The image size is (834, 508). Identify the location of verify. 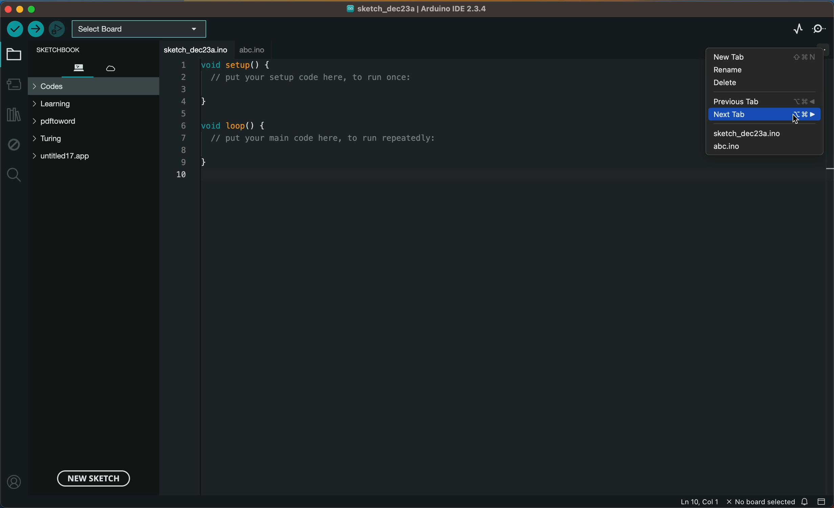
(16, 29).